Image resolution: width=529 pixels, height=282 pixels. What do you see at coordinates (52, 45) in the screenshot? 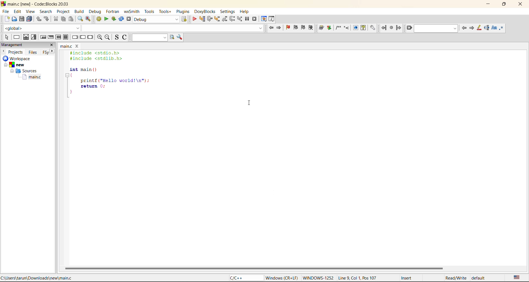
I see `close` at bounding box center [52, 45].